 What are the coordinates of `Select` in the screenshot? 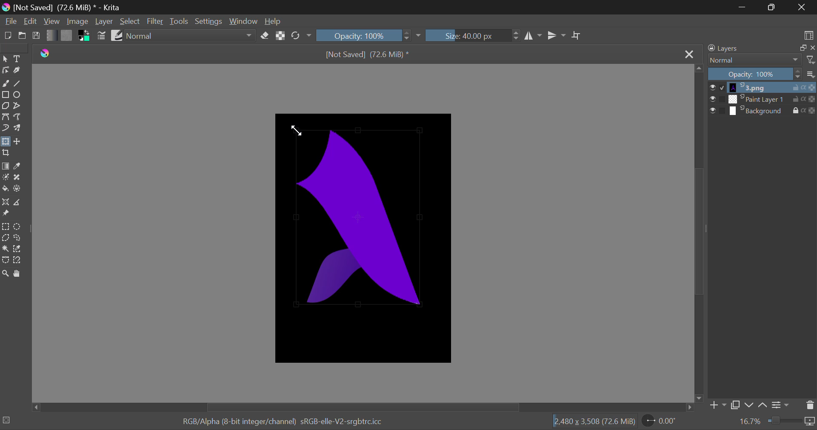 It's located at (5, 59).